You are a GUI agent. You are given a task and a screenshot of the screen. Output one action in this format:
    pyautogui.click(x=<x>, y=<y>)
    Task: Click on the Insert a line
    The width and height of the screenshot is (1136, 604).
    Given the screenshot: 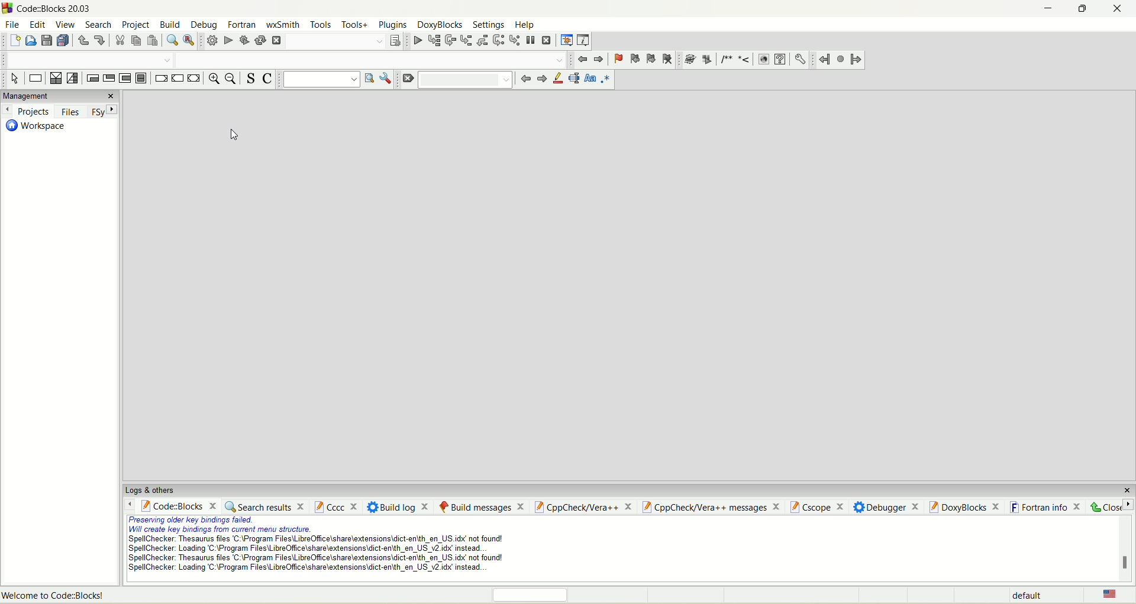 What is the action you would take?
    pyautogui.click(x=744, y=60)
    